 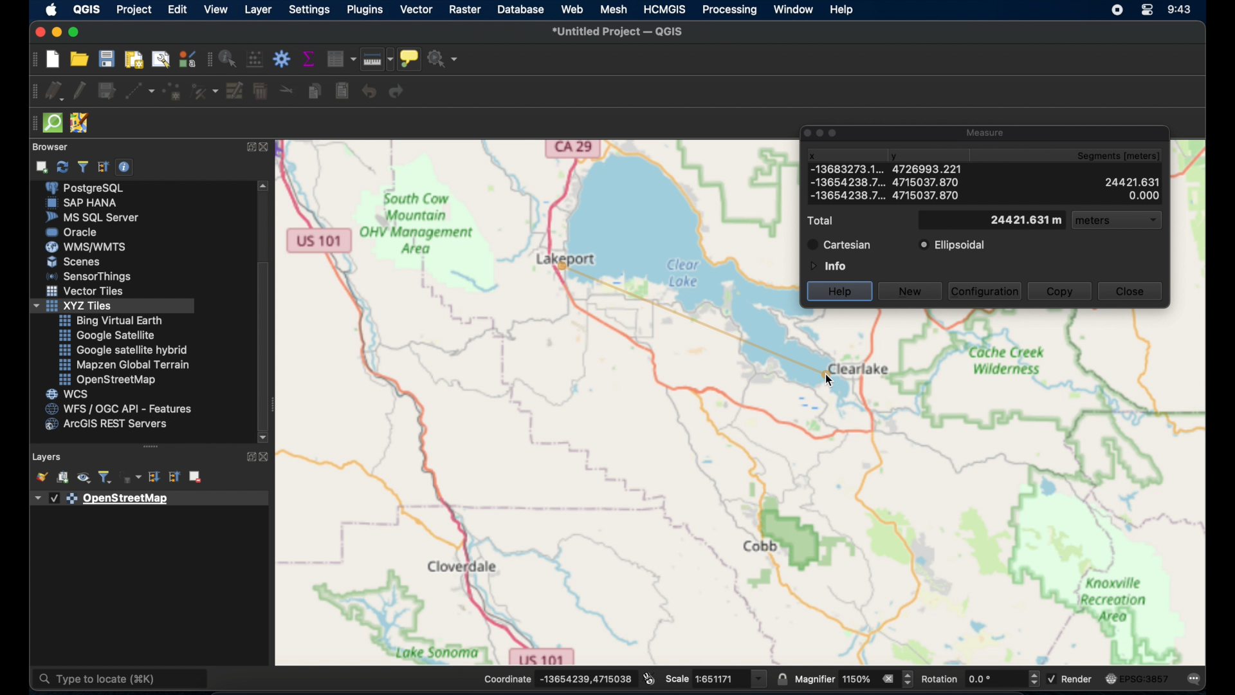 I want to click on processing, so click(x=728, y=11).